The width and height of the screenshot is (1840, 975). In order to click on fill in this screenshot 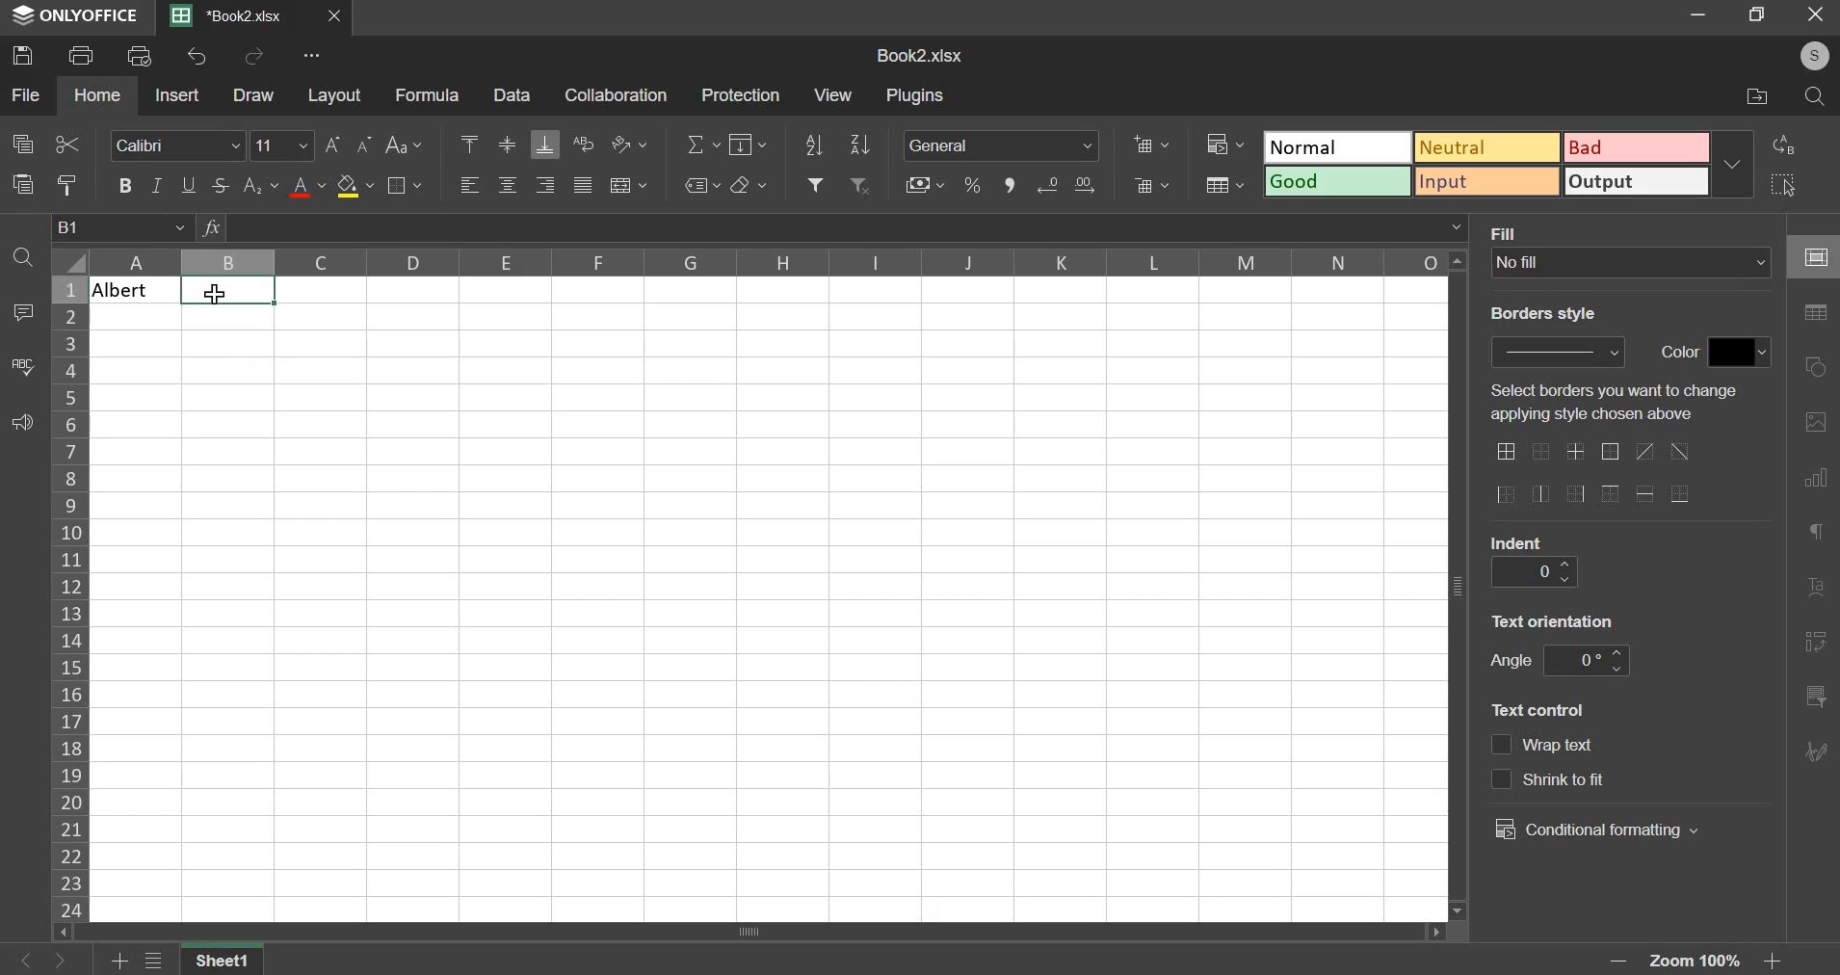, I will do `click(1514, 231)`.